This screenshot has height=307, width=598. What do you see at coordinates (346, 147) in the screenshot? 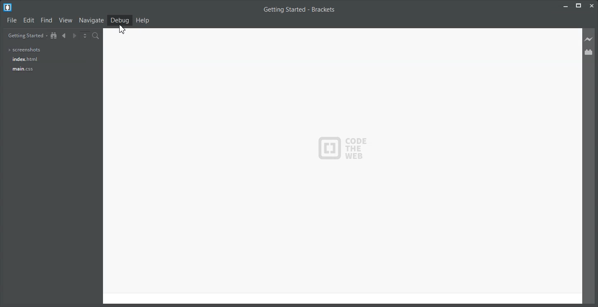
I see `Logo` at bounding box center [346, 147].